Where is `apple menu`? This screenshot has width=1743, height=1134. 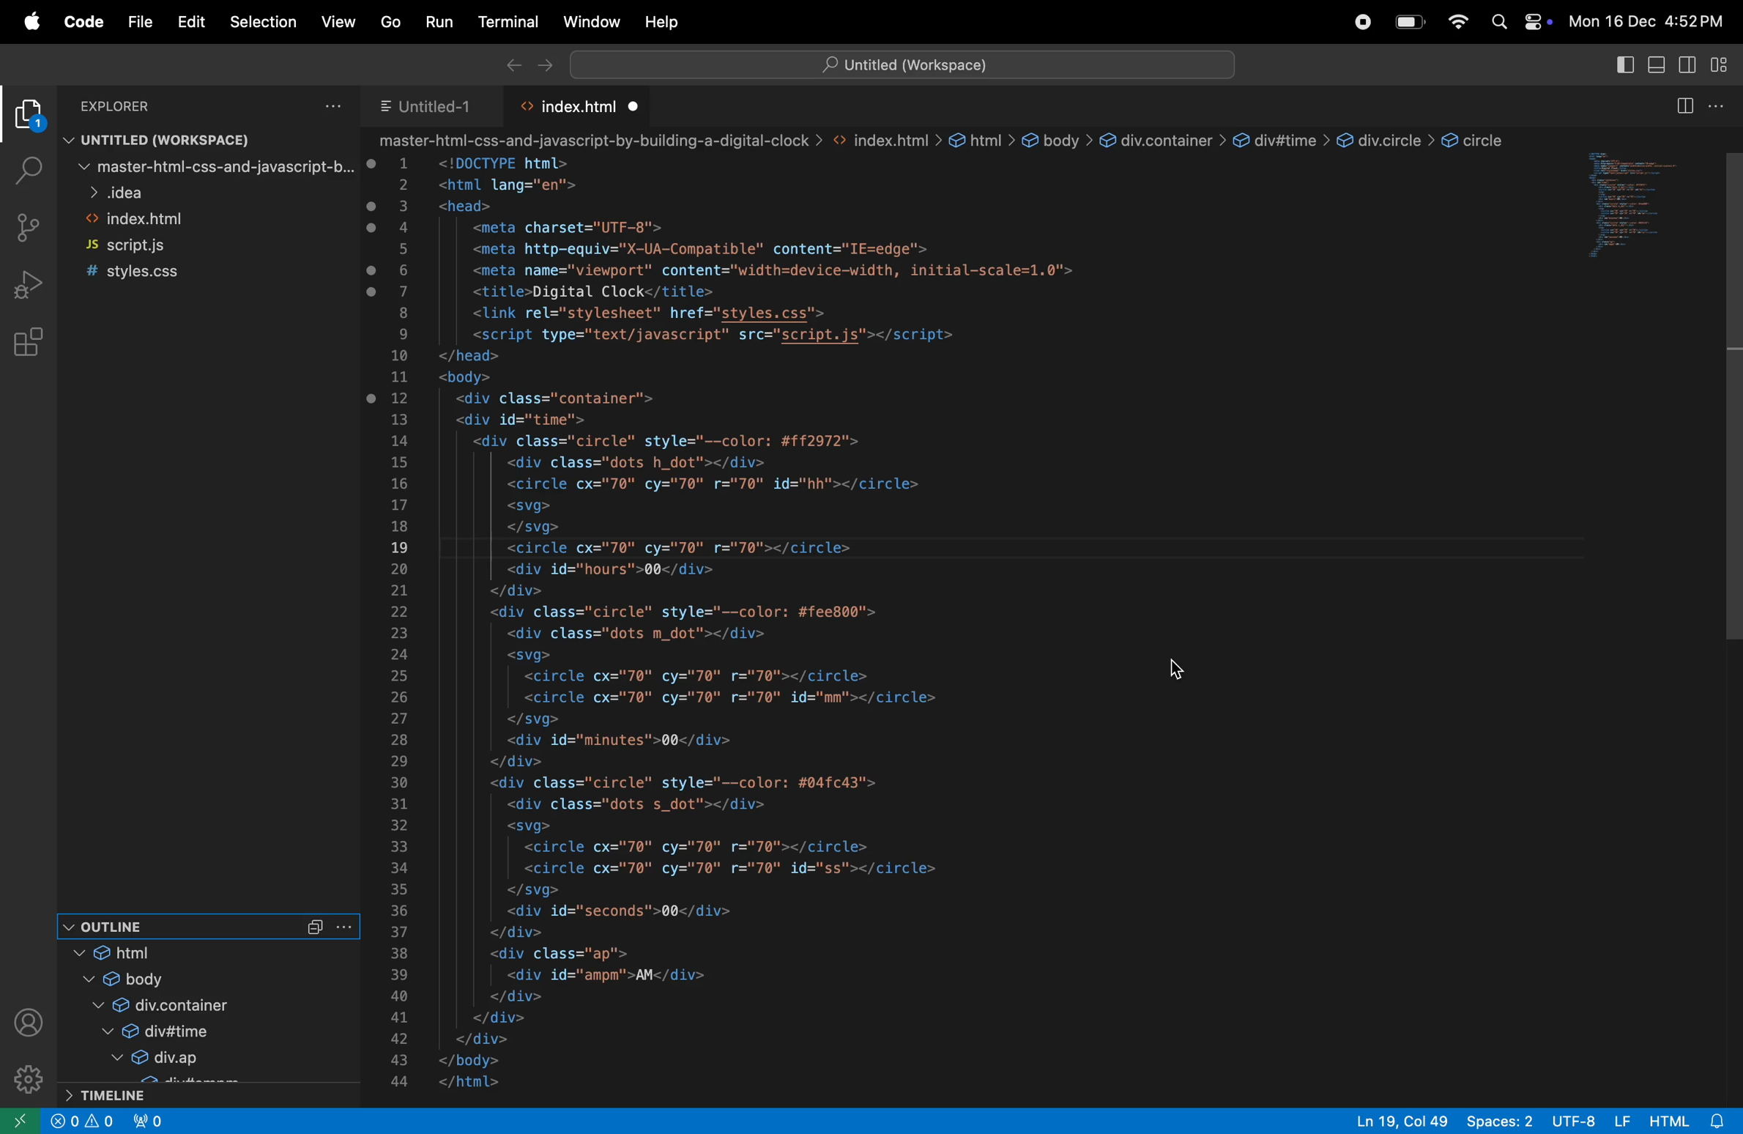
apple menu is located at coordinates (30, 21).